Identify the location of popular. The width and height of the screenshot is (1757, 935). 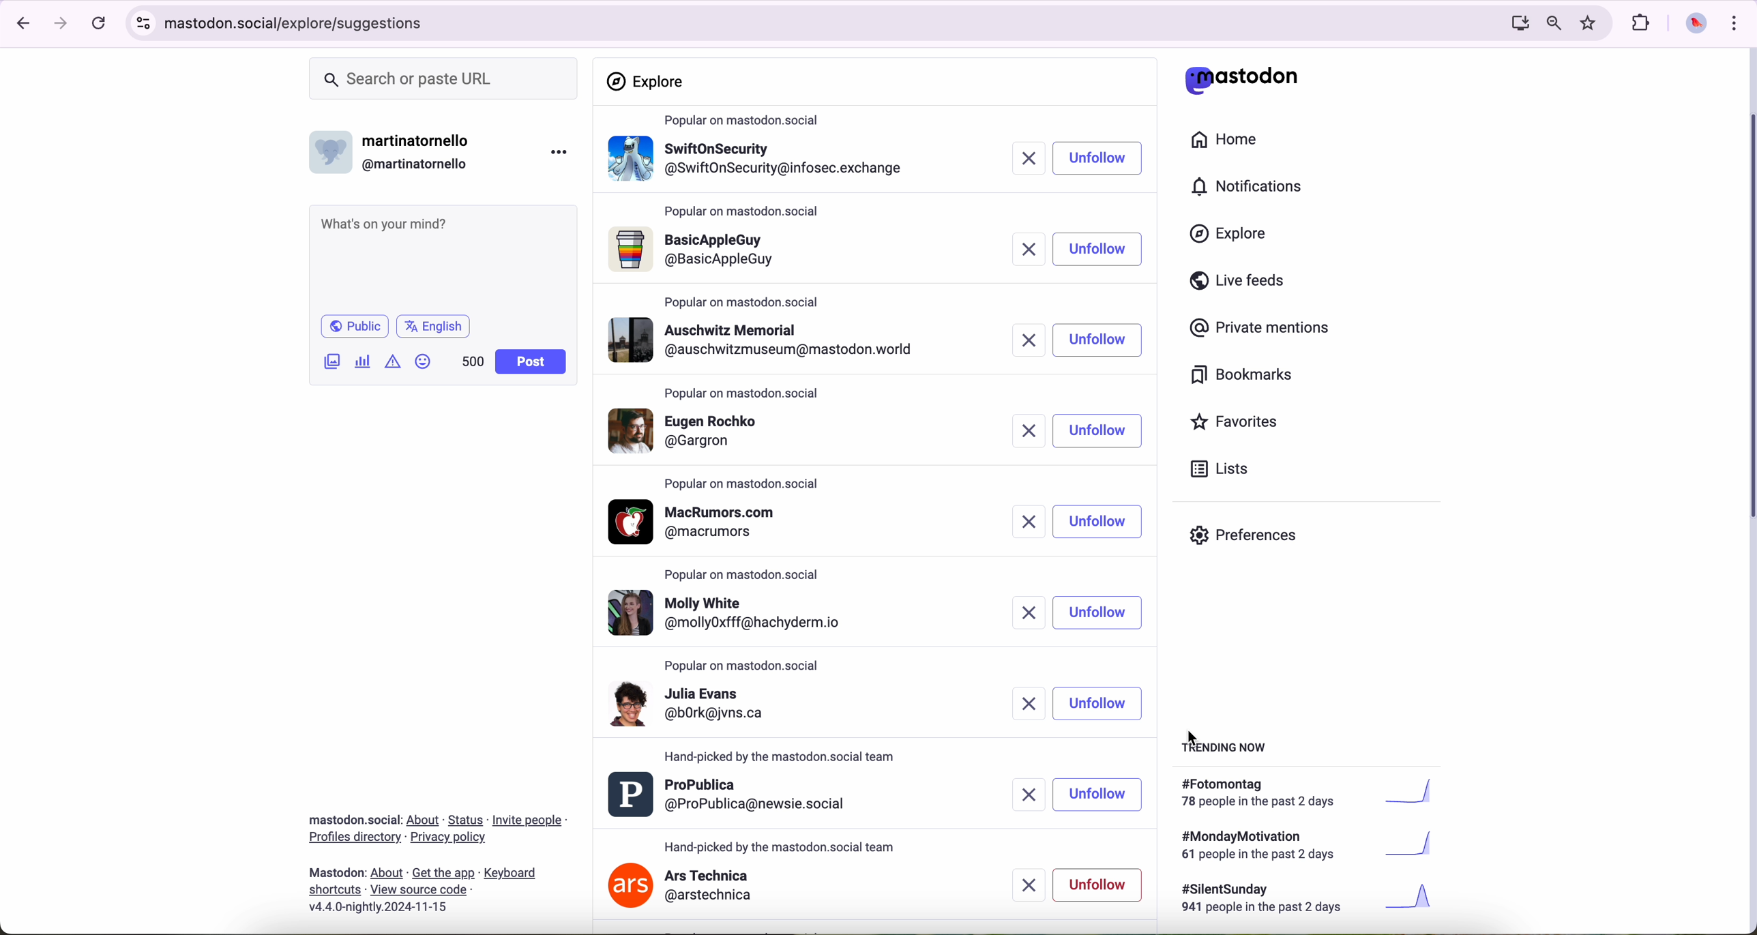
(744, 394).